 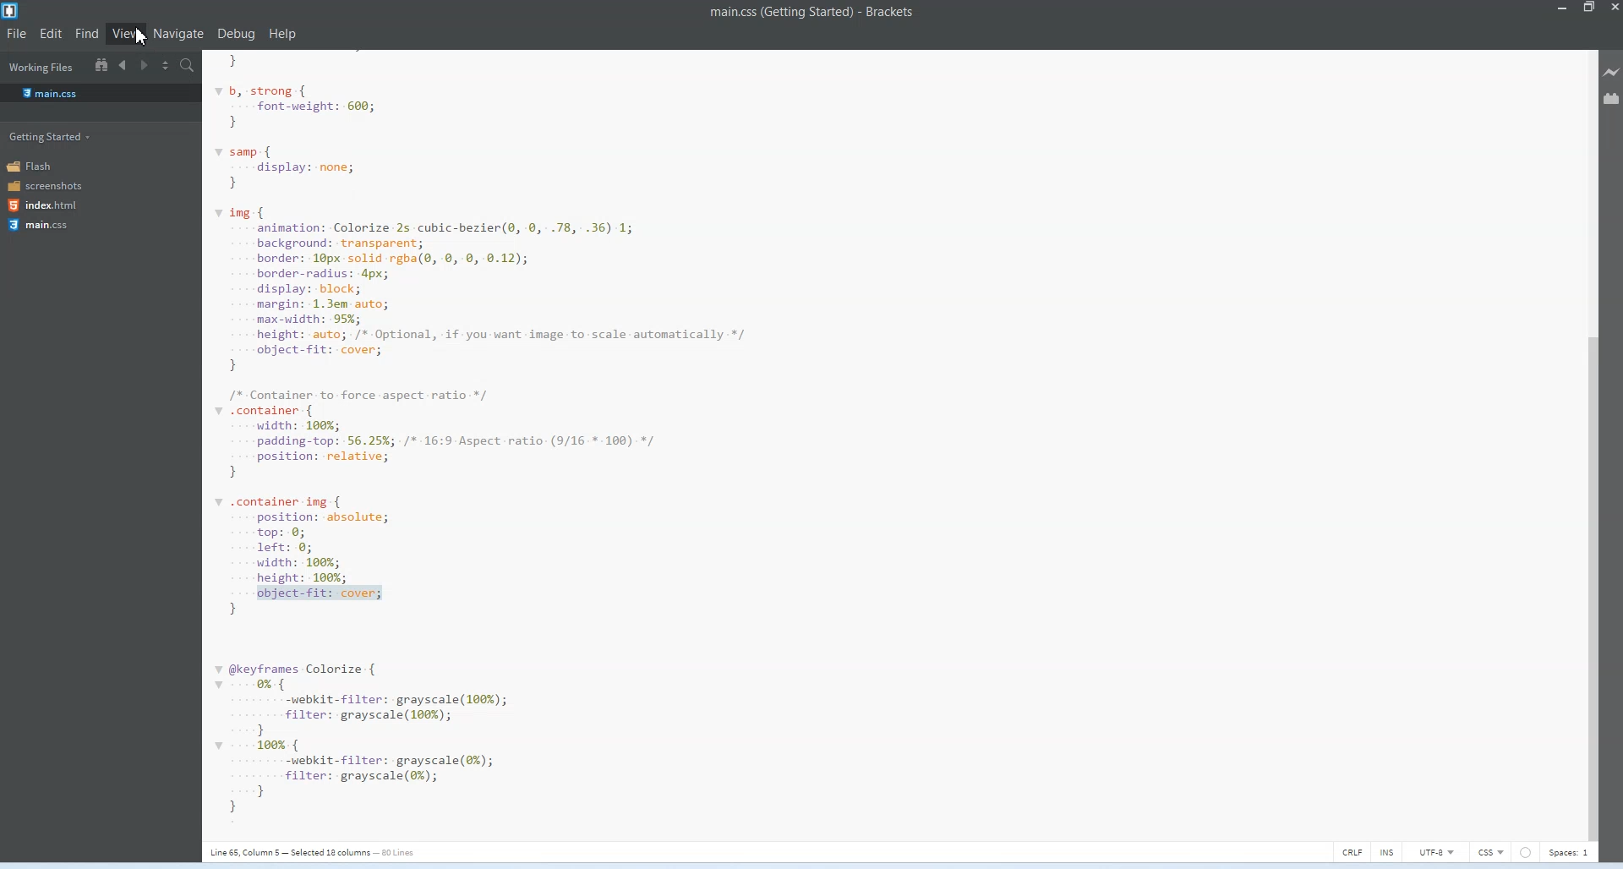 I want to click on Find in Files, so click(x=187, y=66).